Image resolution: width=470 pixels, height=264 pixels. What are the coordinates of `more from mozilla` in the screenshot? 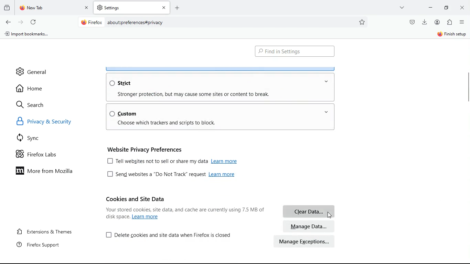 It's located at (50, 172).